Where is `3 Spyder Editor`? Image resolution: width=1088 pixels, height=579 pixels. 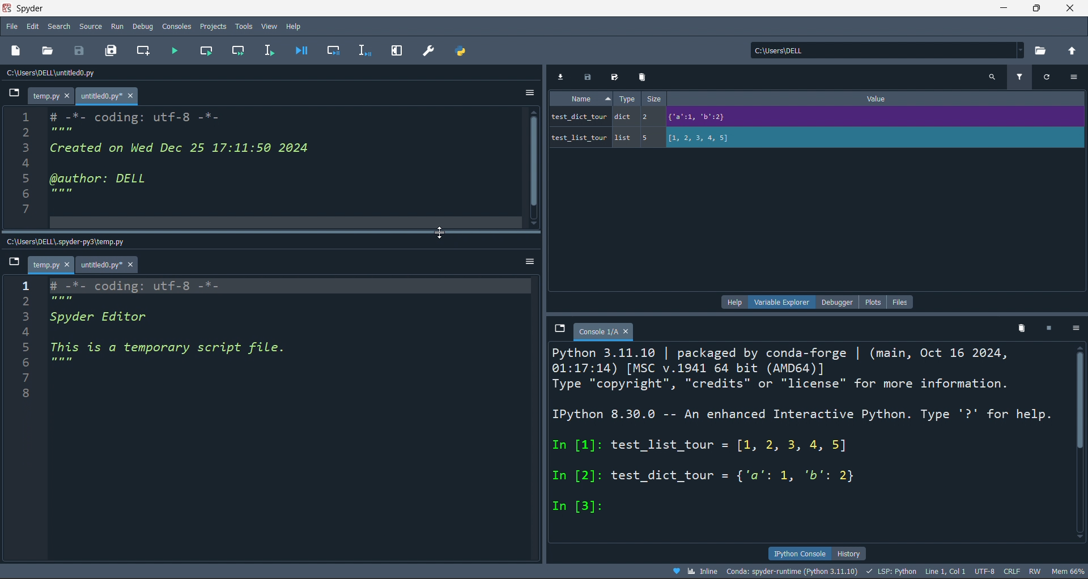 3 Spyder Editor is located at coordinates (93, 318).